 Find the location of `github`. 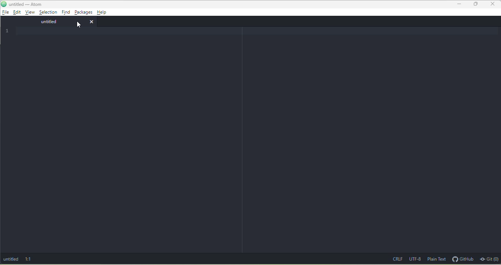

github is located at coordinates (462, 259).